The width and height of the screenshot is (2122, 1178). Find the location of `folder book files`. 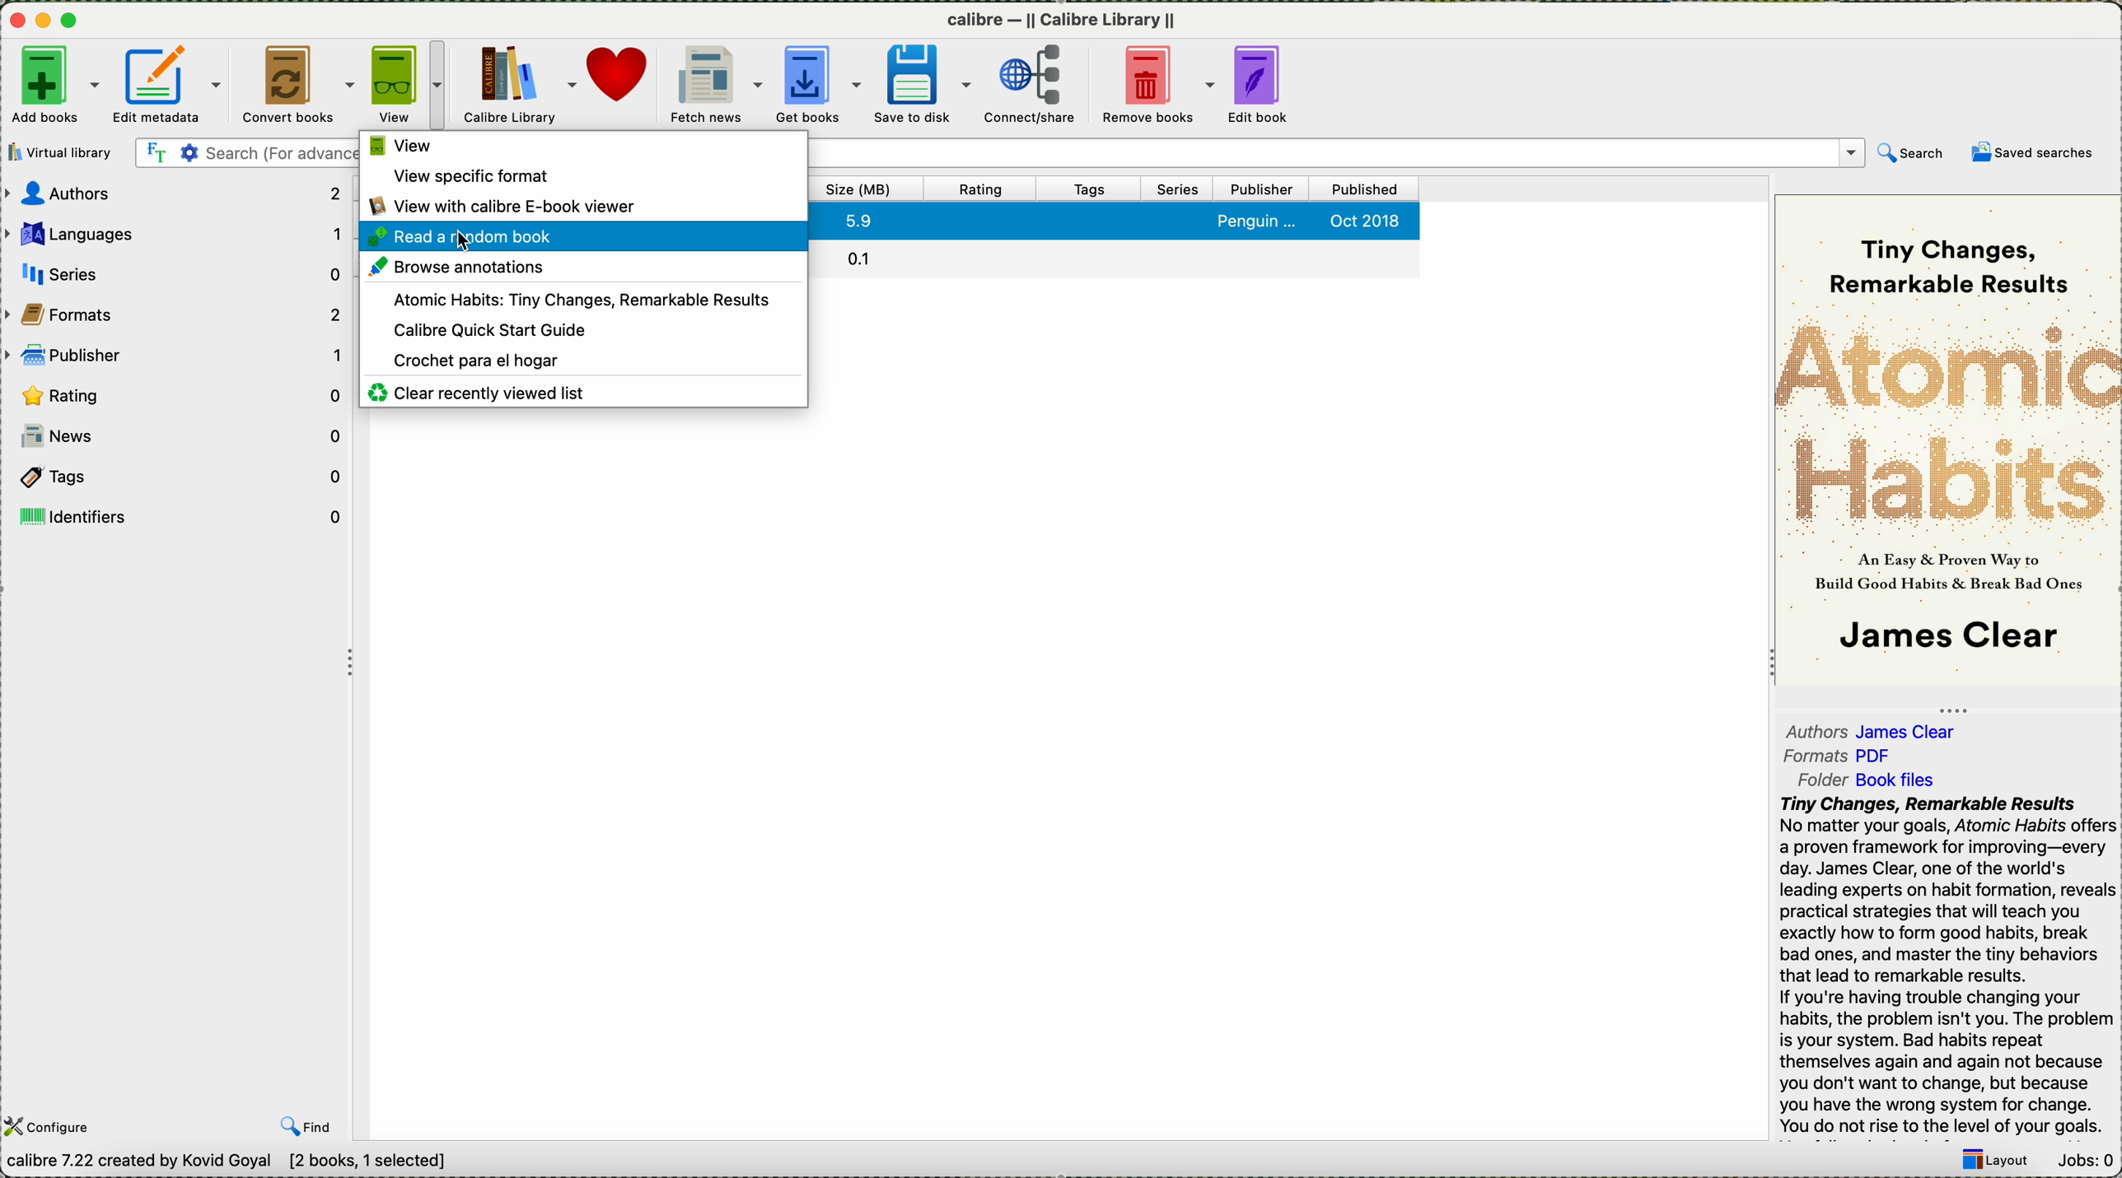

folder book files is located at coordinates (1861, 780).